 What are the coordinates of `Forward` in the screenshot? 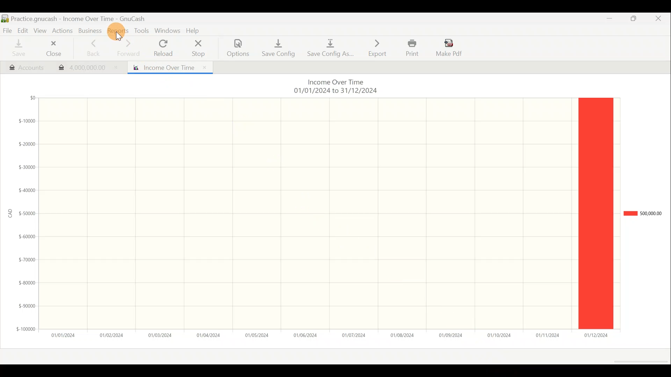 It's located at (131, 48).